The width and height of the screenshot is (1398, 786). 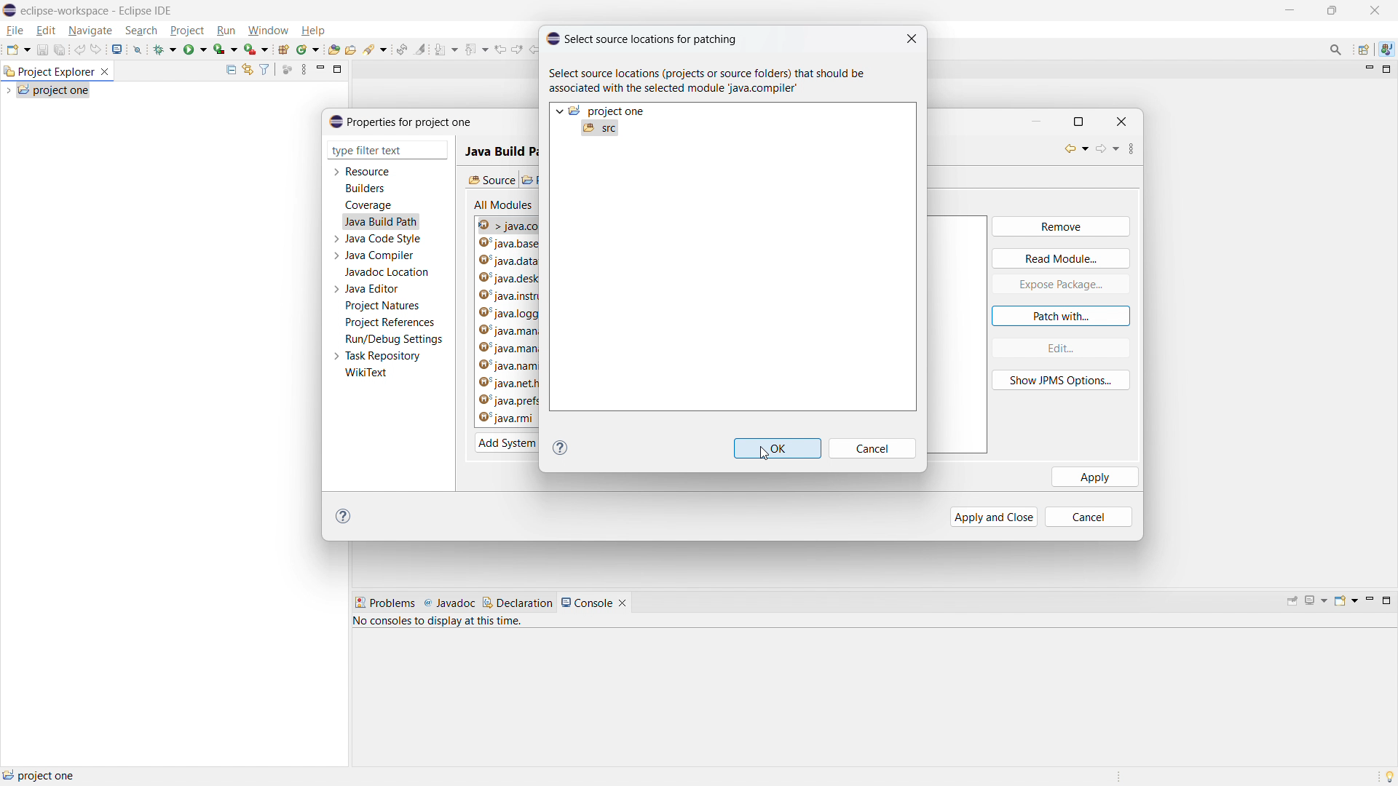 What do you see at coordinates (90, 30) in the screenshot?
I see `navigate` at bounding box center [90, 30].